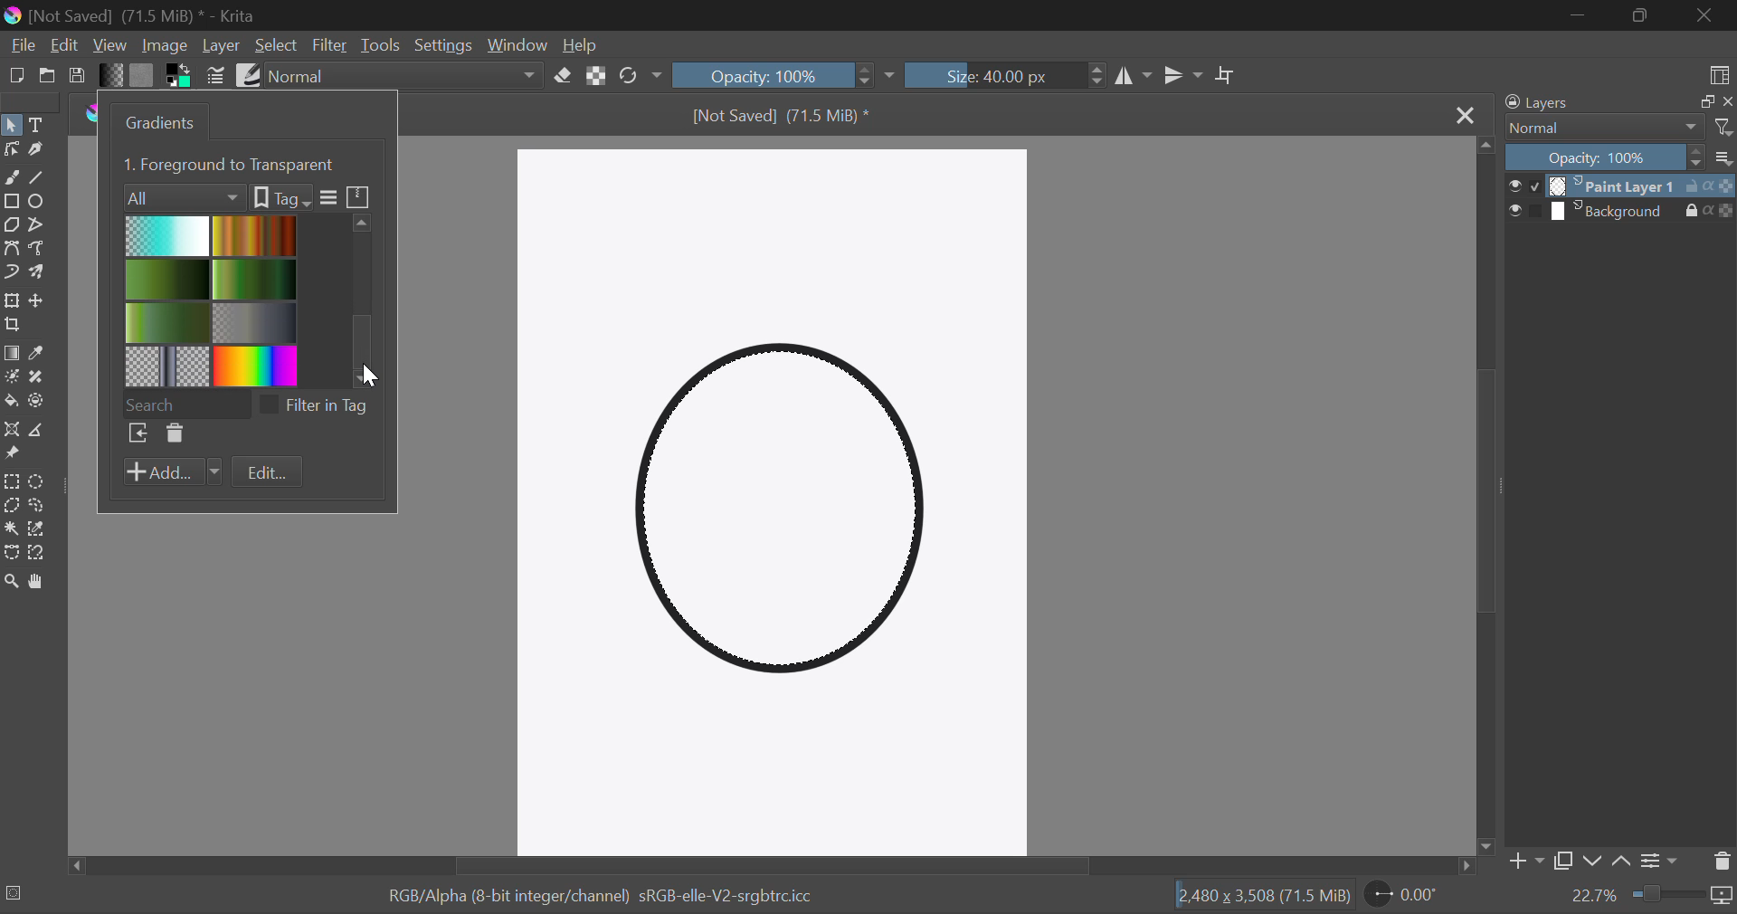 The height and width of the screenshot is (914, 1737). I want to click on File, so click(21, 45).